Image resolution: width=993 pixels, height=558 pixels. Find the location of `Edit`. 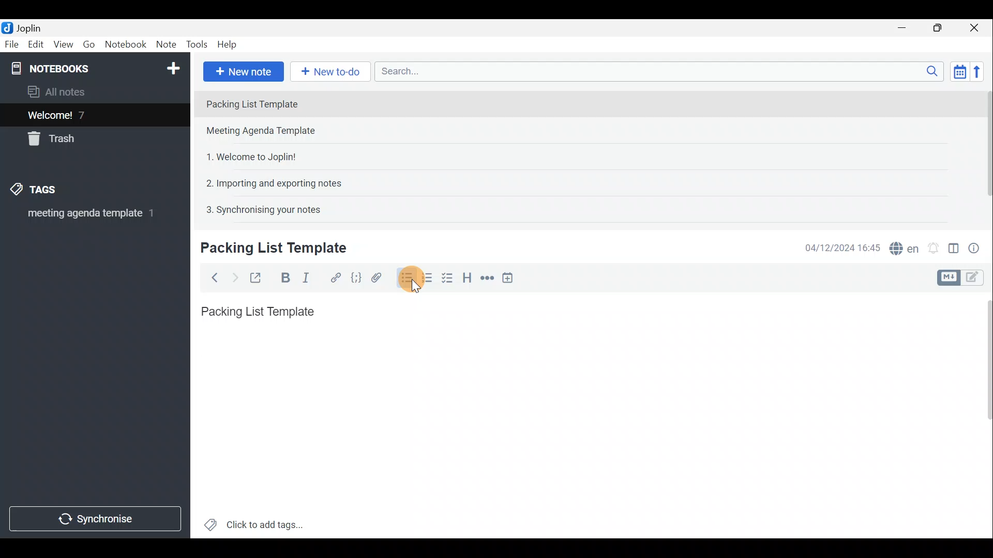

Edit is located at coordinates (34, 45).